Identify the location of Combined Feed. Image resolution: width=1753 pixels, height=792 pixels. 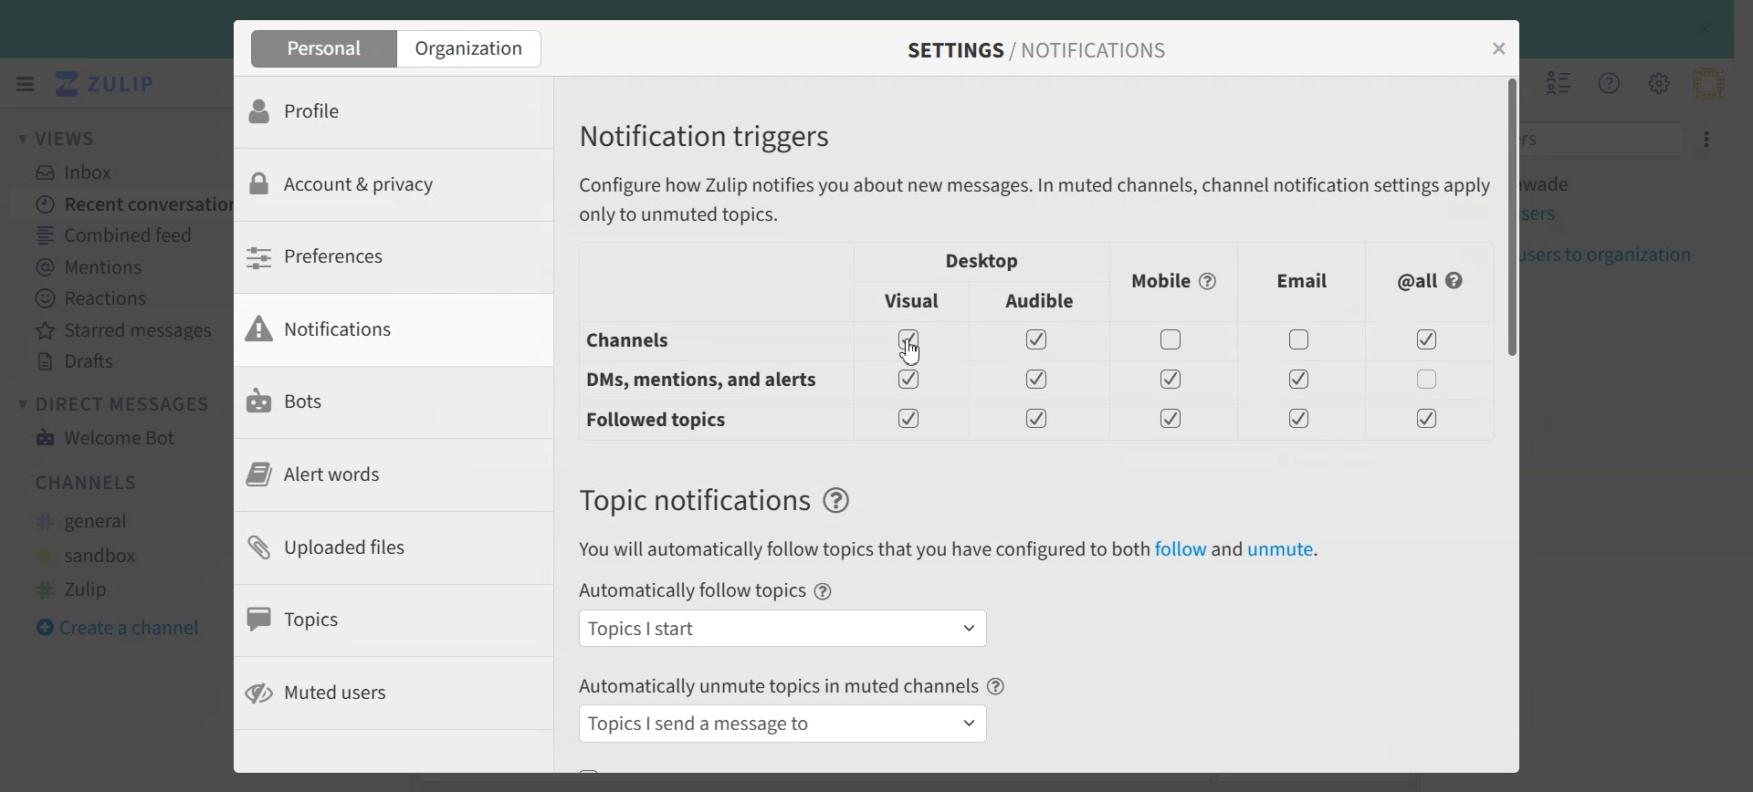
(120, 234).